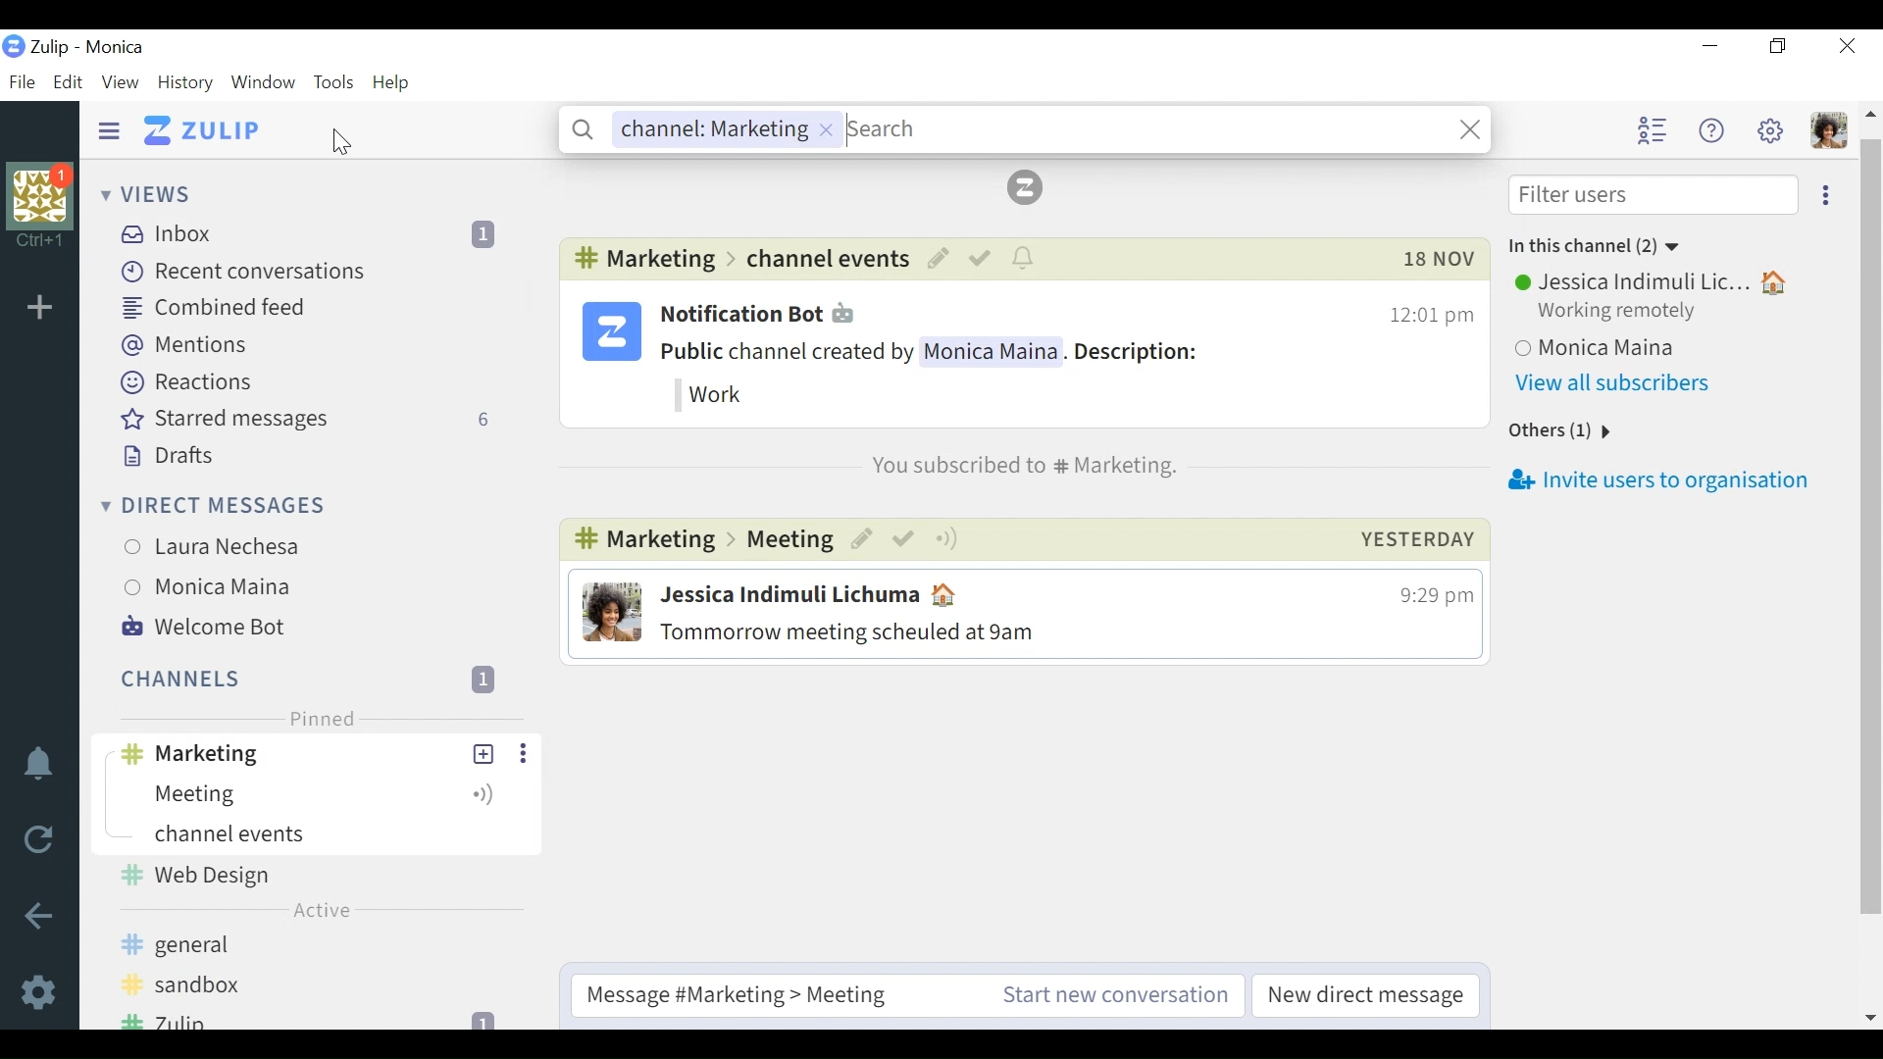 The image size is (1883, 1059). Describe the element at coordinates (1844, 45) in the screenshot. I see `Close` at that location.